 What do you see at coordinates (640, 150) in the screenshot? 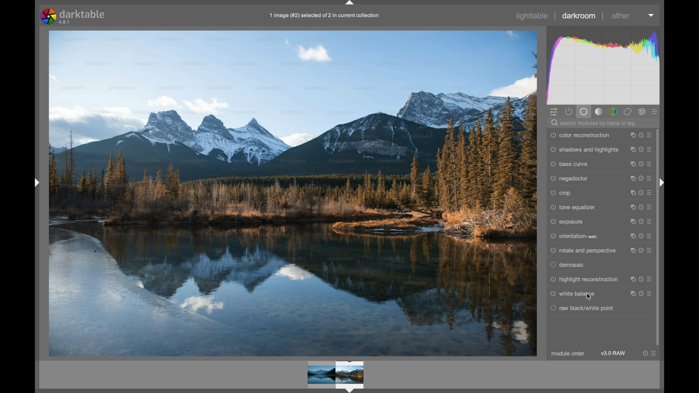
I see `reset parameters` at bounding box center [640, 150].